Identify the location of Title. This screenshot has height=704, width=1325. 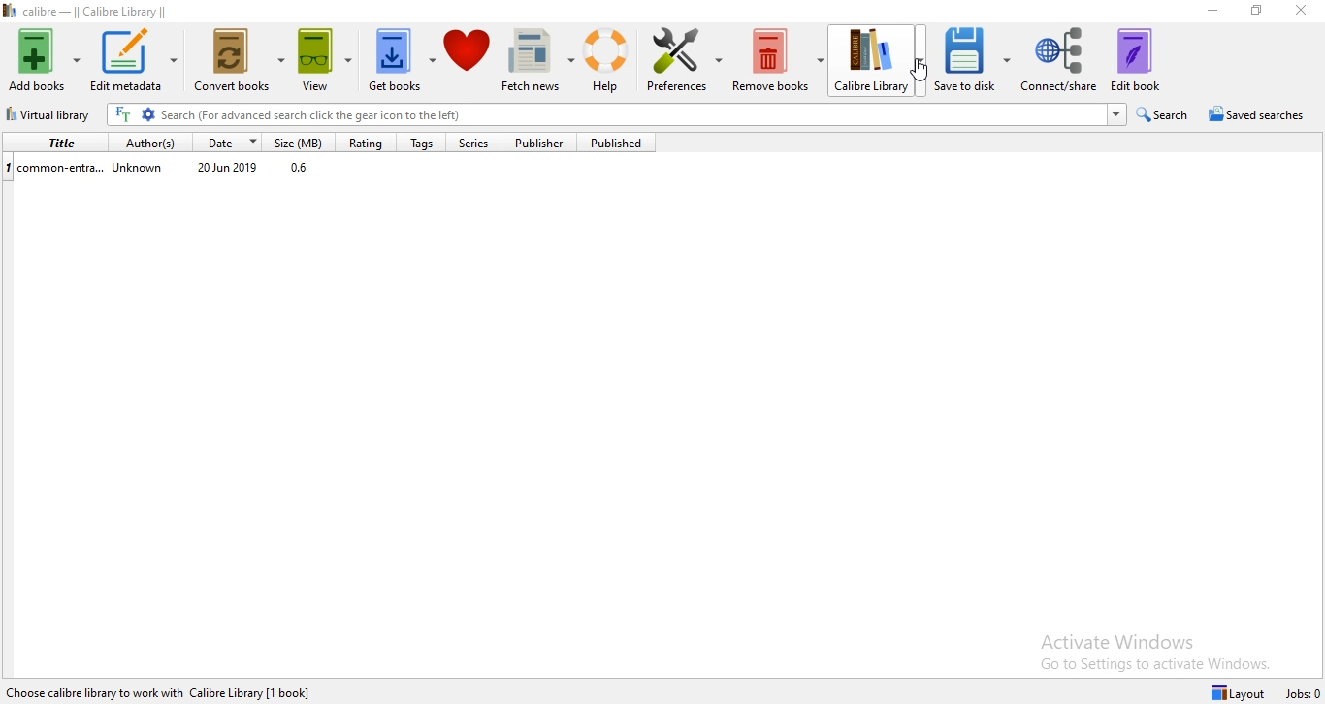
(53, 142).